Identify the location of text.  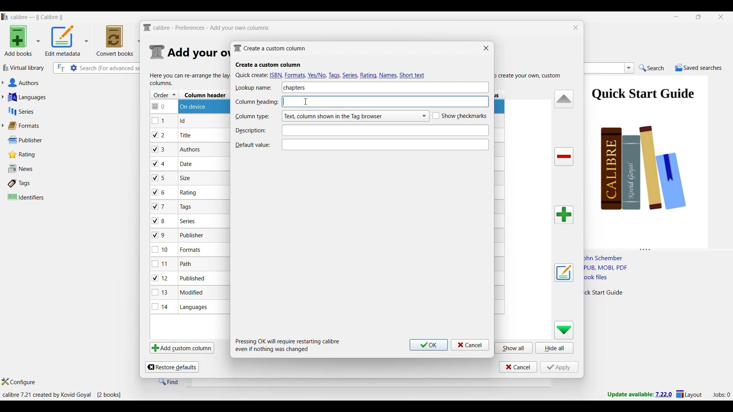
(402, 102).